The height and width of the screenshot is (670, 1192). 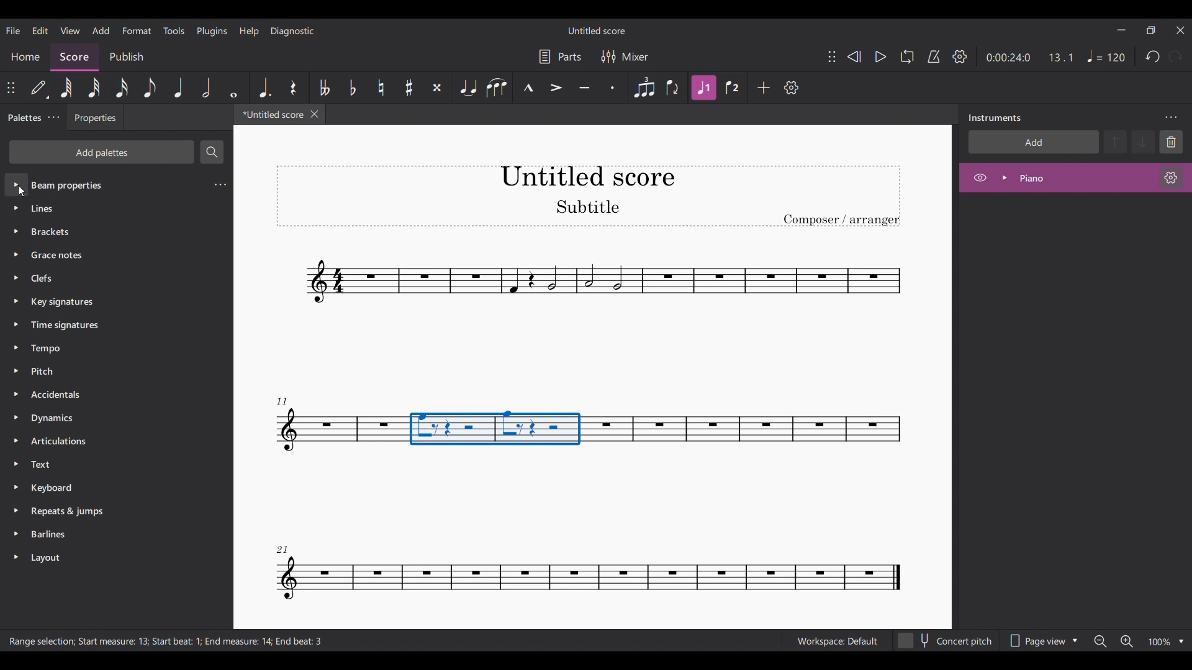 What do you see at coordinates (1160, 641) in the screenshot?
I see `Current zoom factor` at bounding box center [1160, 641].